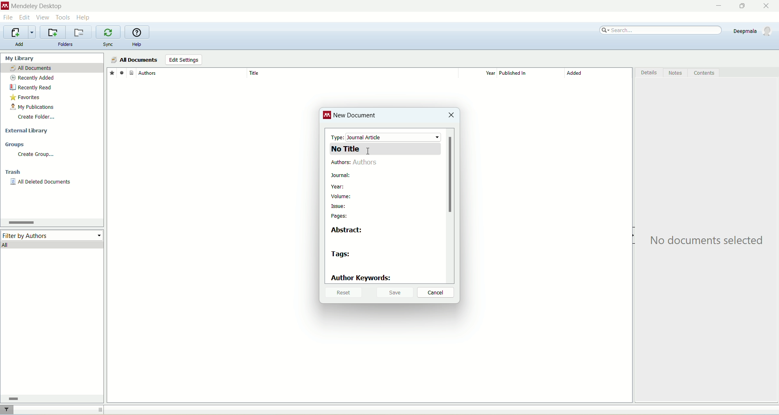 This screenshot has width=779, height=415. What do you see at coordinates (19, 44) in the screenshot?
I see `add` at bounding box center [19, 44].